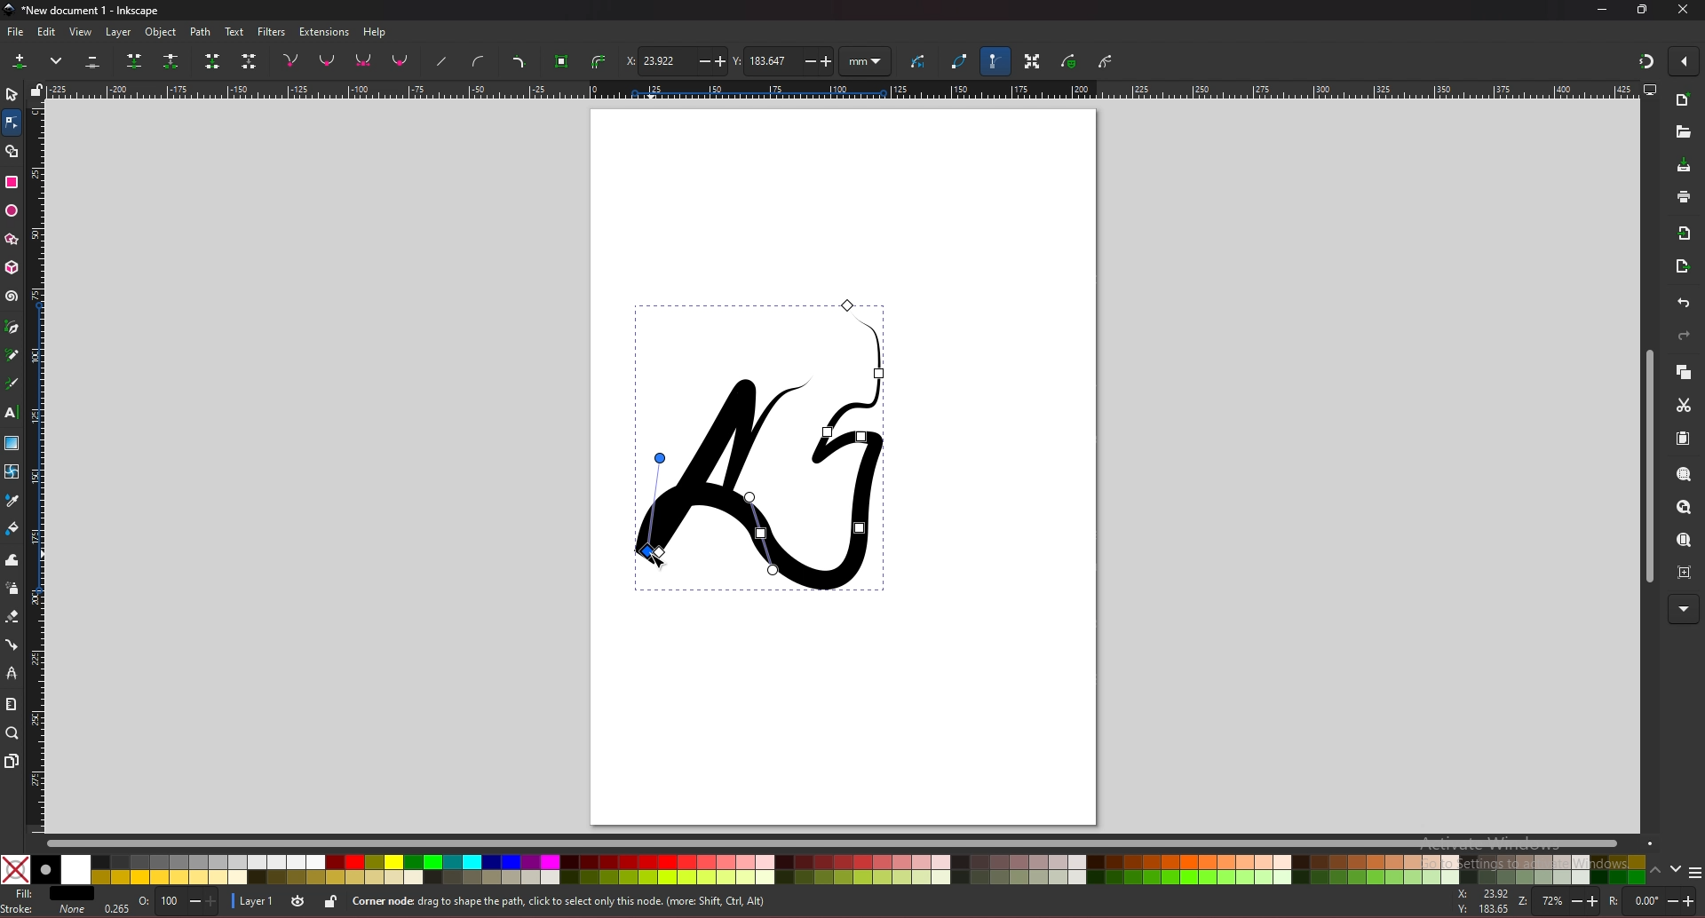  Describe the element at coordinates (849, 844) in the screenshot. I see `scroll bar` at that location.